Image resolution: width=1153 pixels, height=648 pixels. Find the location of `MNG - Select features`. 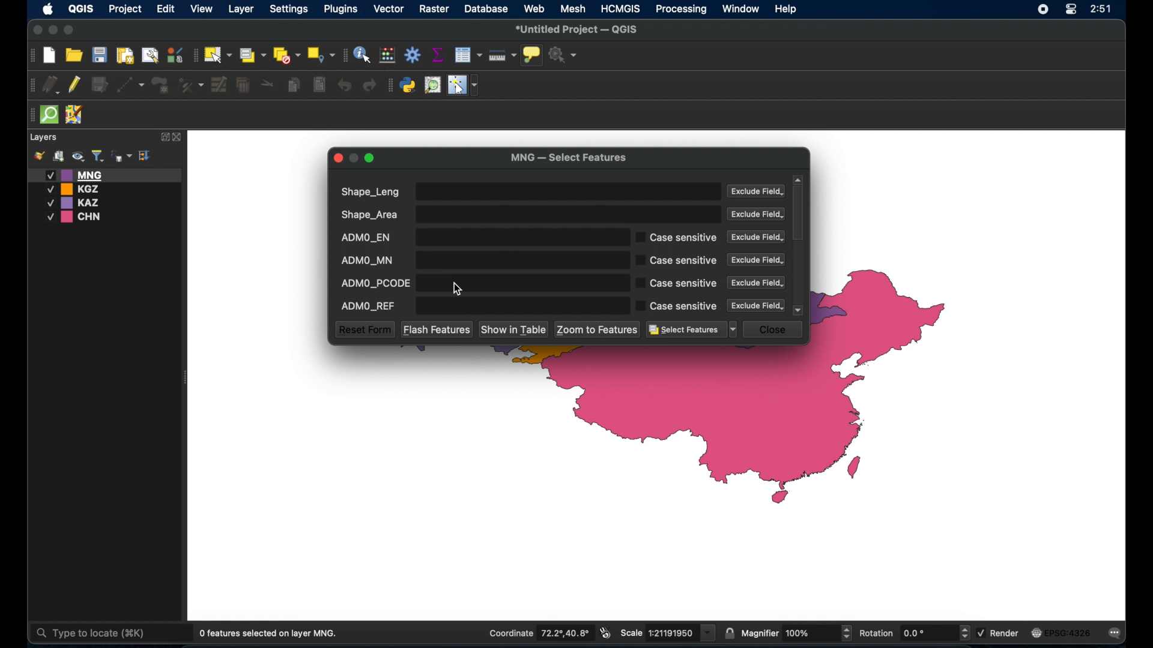

MNG - Select features is located at coordinates (569, 158).